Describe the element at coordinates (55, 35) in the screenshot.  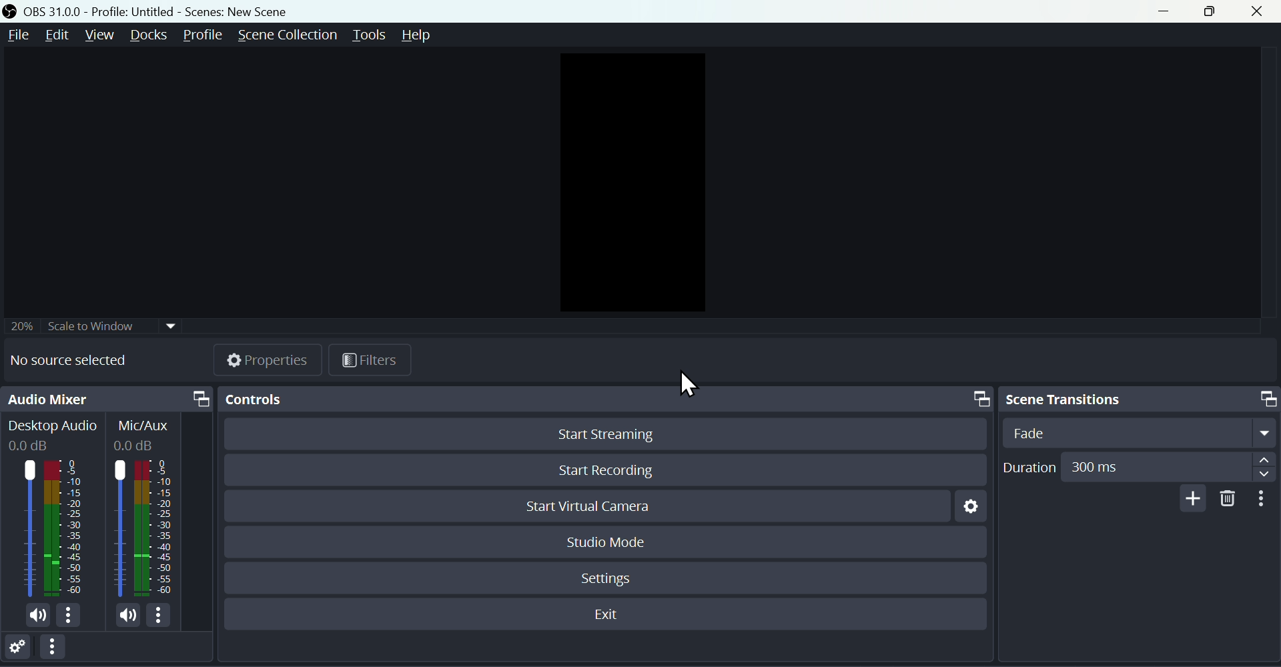
I see `Edit` at that location.